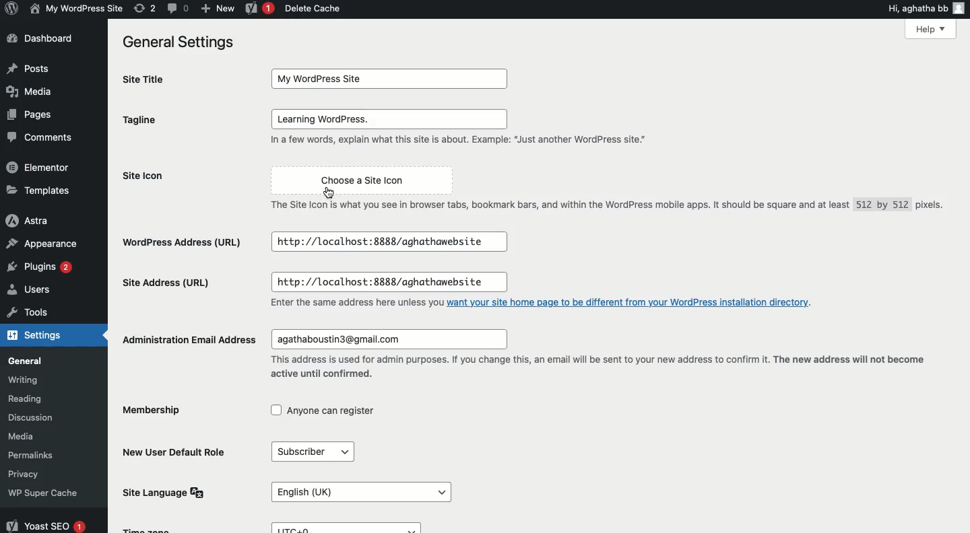 Image resolution: width=970 pixels, height=533 pixels. What do you see at coordinates (26, 69) in the screenshot?
I see `Posts` at bounding box center [26, 69].